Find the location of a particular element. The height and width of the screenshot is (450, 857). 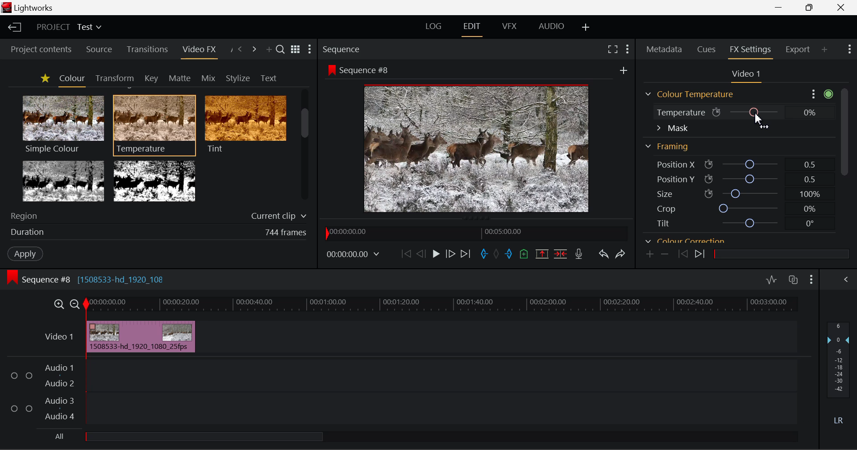

0% is located at coordinates (809, 112).